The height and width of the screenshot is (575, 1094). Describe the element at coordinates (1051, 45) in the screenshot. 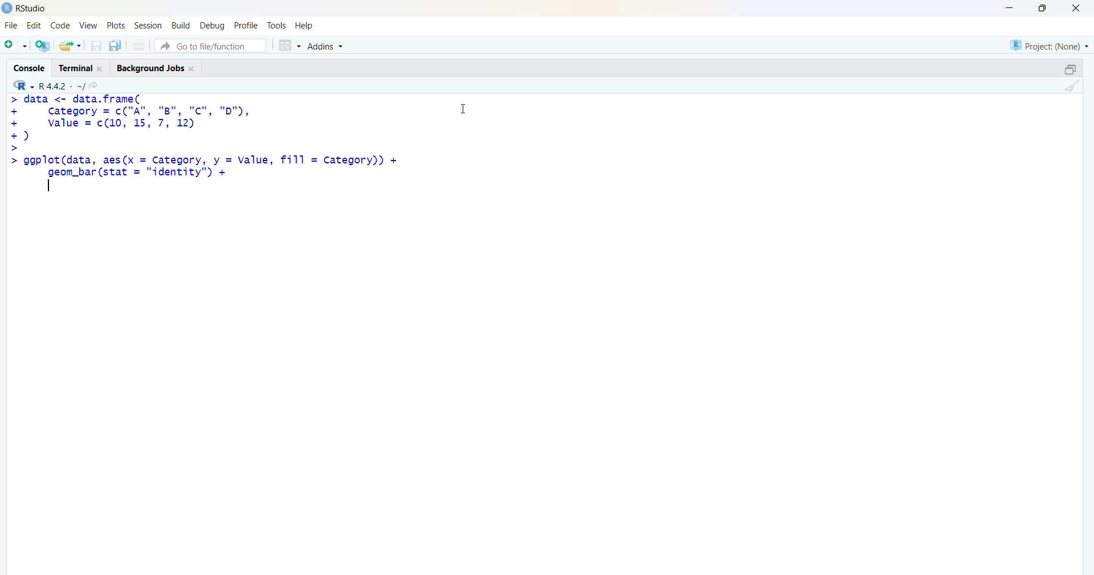

I see `selected project - none` at that location.